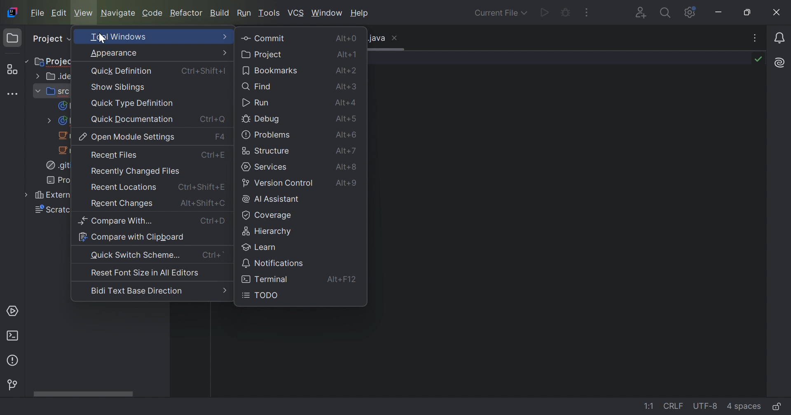 This screenshot has height=415, width=791. I want to click on Services, so click(14, 310).